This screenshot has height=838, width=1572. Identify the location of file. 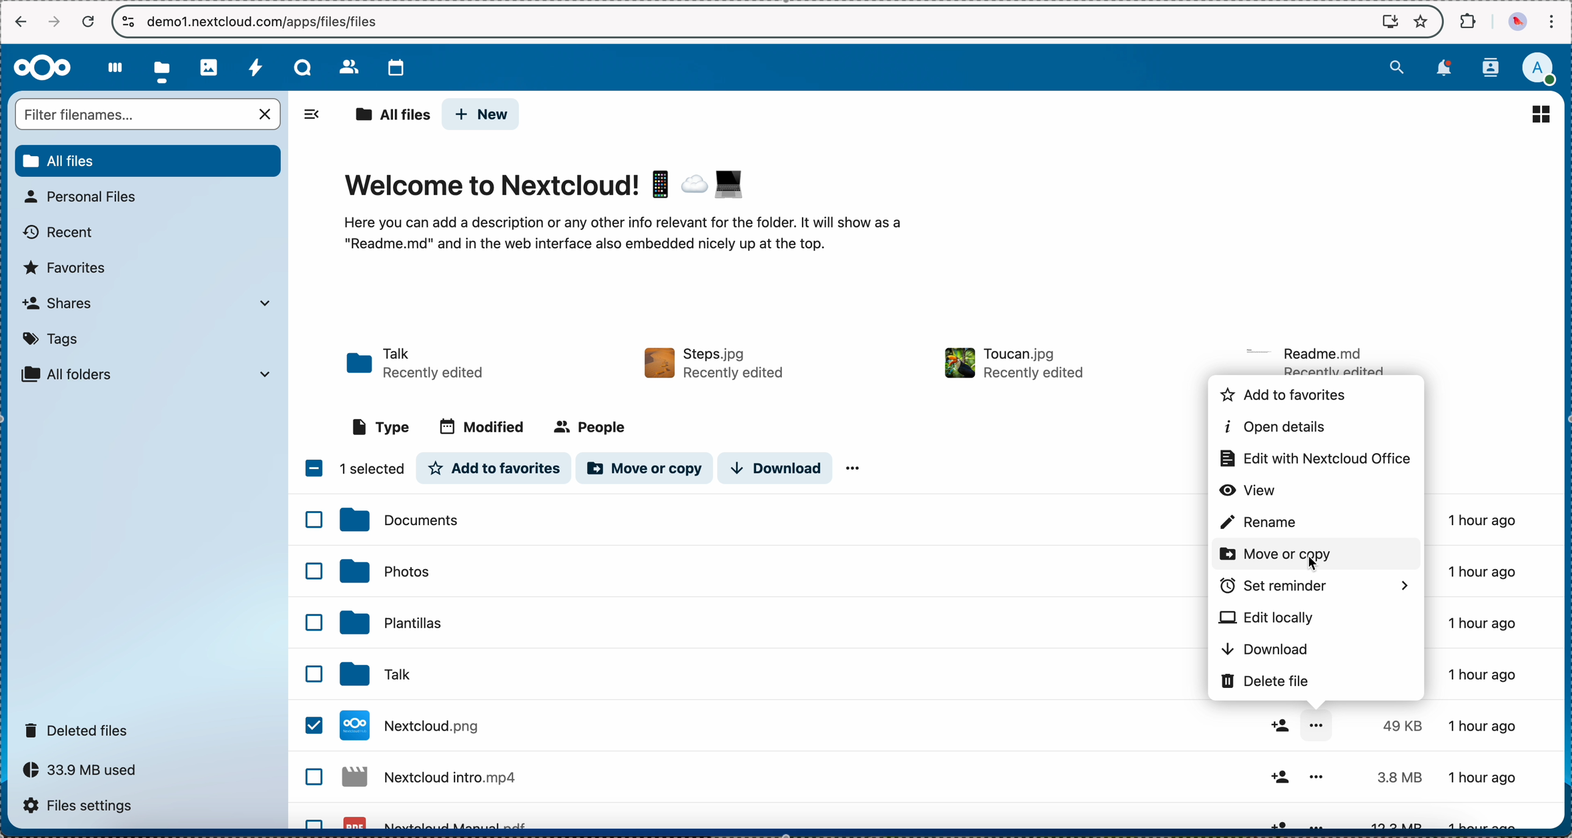
(936, 779).